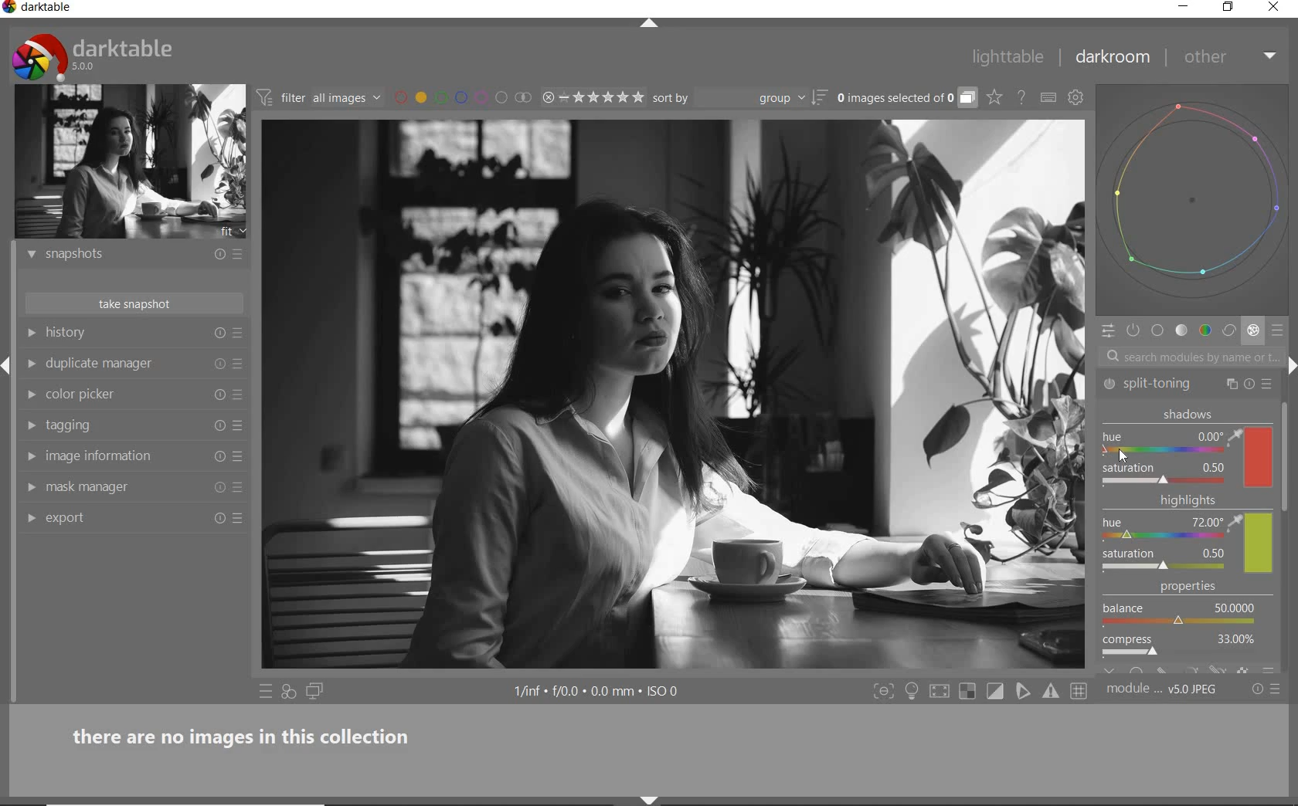  Describe the element at coordinates (671, 393) in the screenshot. I see `selected image` at that location.